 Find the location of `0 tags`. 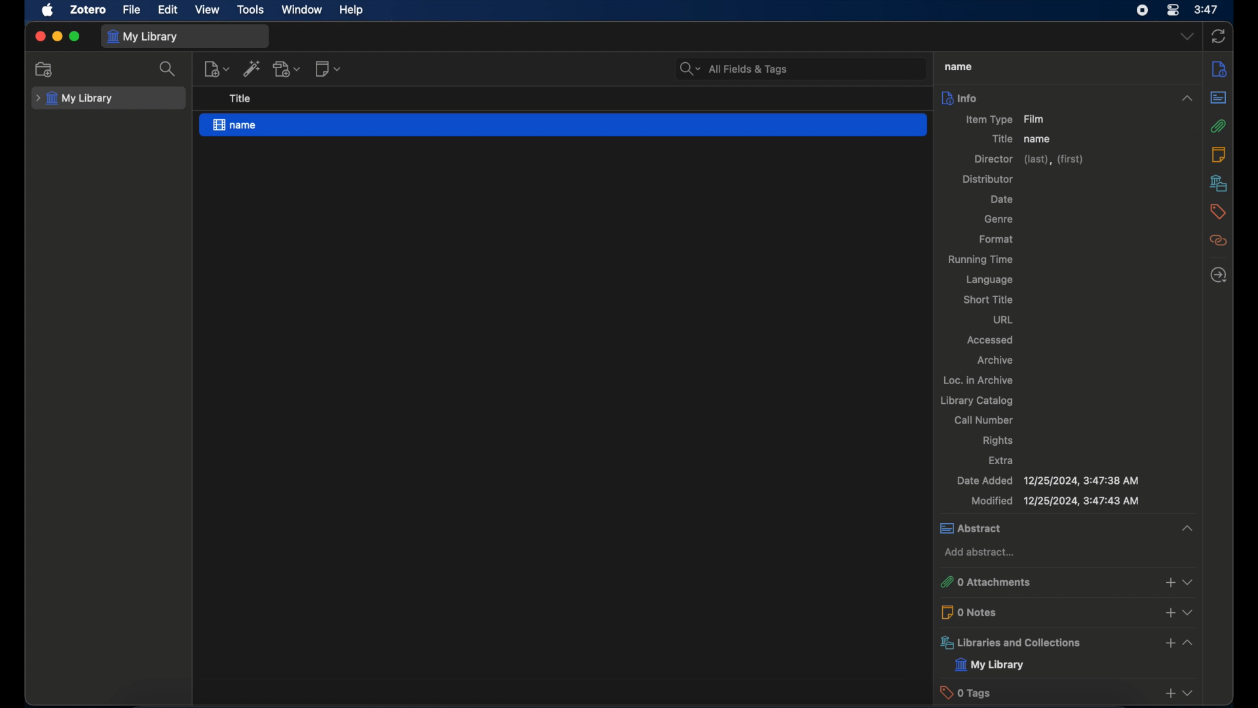

0 tags is located at coordinates (1043, 693).